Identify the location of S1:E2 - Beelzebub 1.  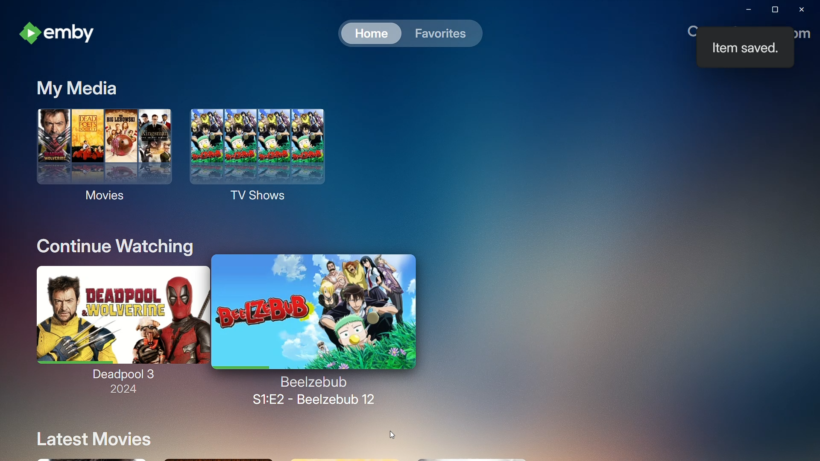
(314, 390).